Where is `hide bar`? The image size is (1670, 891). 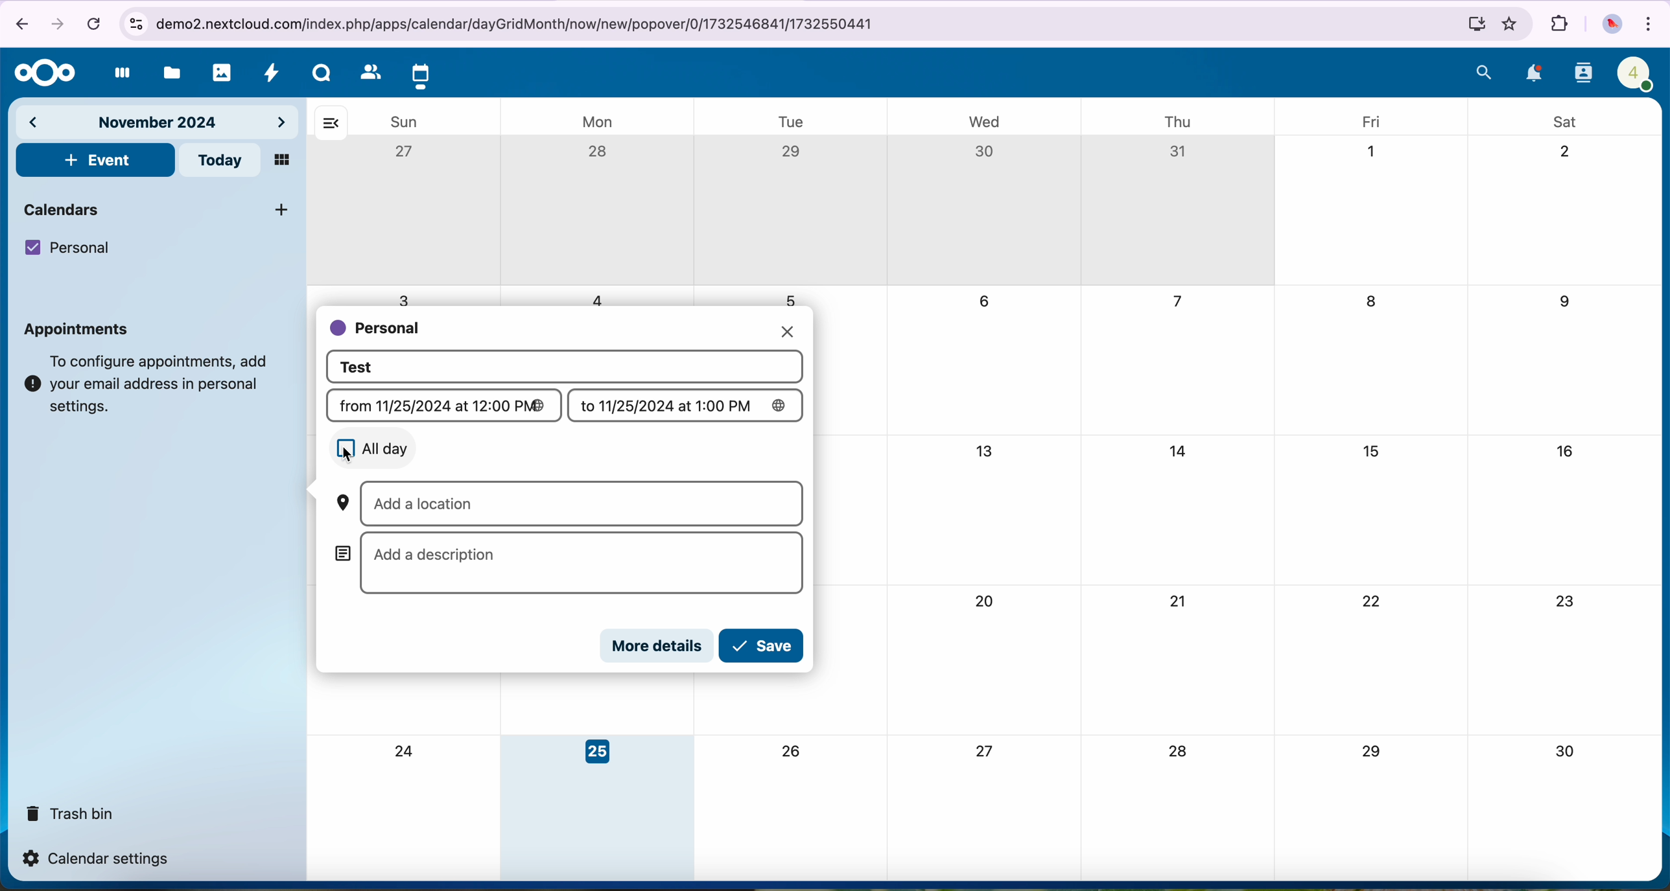
hide bar is located at coordinates (331, 124).